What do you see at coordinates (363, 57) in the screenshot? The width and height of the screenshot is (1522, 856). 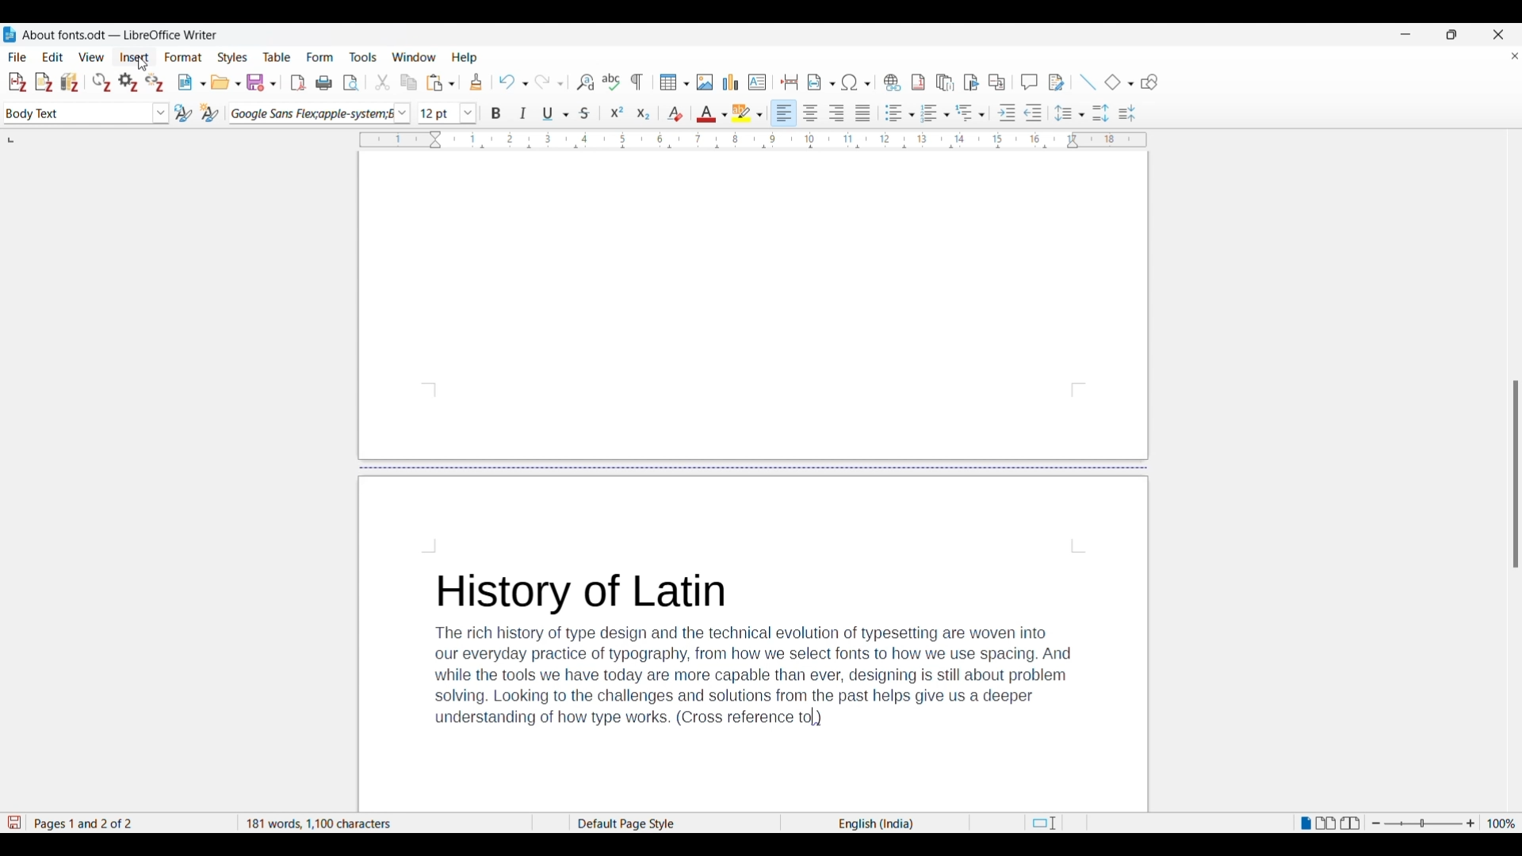 I see `Tools menu` at bounding box center [363, 57].